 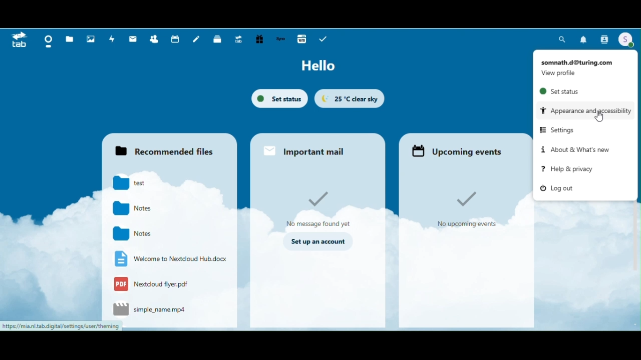 What do you see at coordinates (150, 310) in the screenshot?
I see `simple_name.mp4` at bounding box center [150, 310].